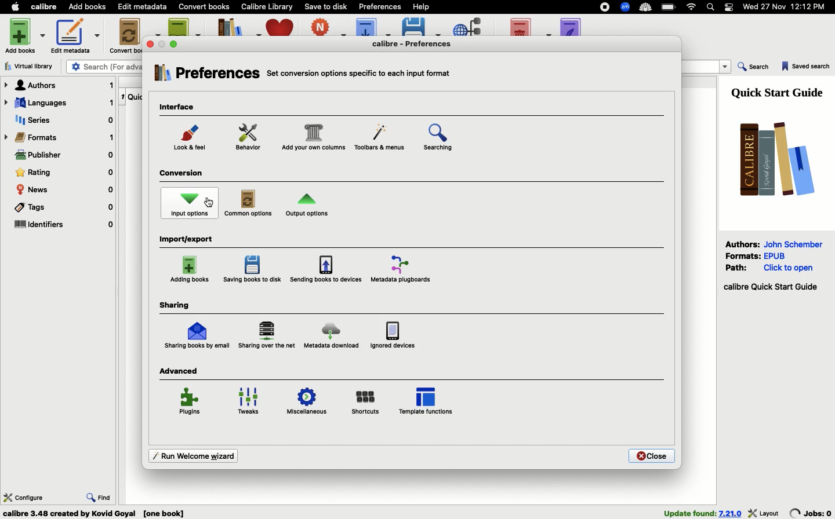 The height and width of the screenshot is (519, 835). I want to click on Languages, so click(59, 104).